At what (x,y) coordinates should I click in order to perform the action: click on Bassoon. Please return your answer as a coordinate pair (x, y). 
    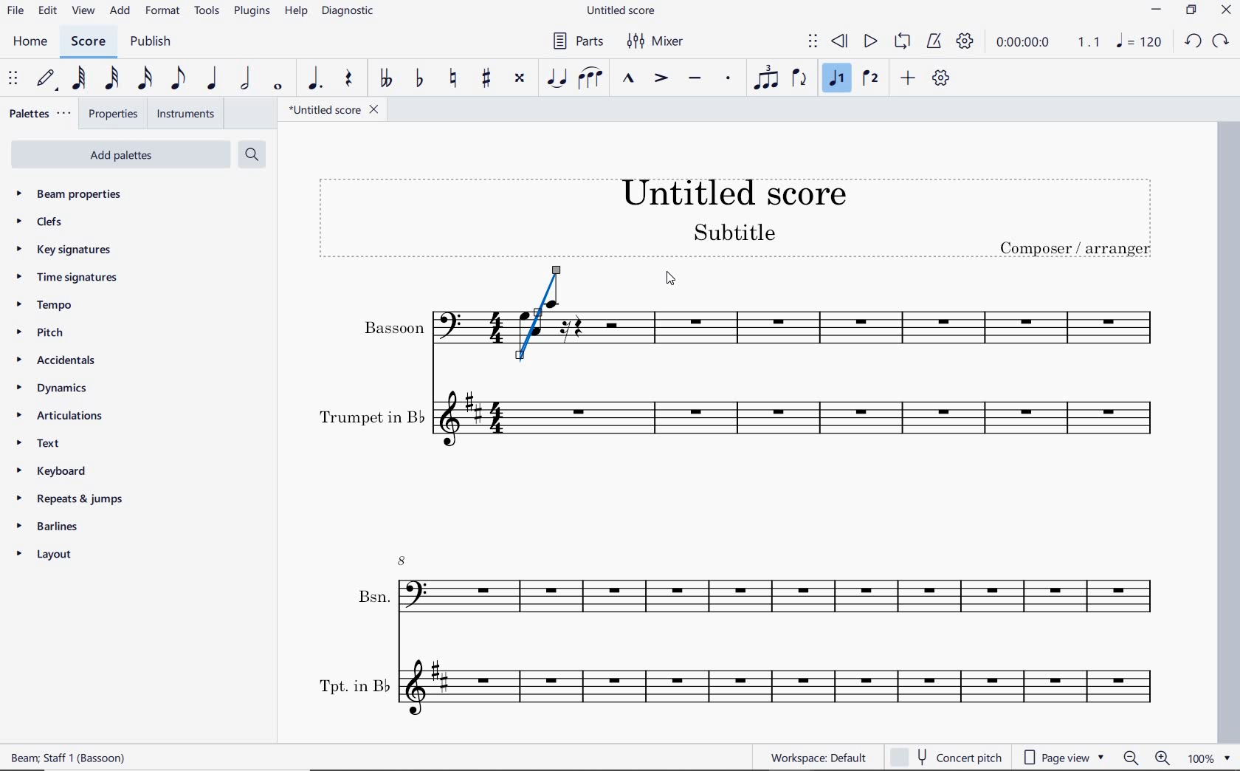
    Looking at the image, I should click on (407, 326).